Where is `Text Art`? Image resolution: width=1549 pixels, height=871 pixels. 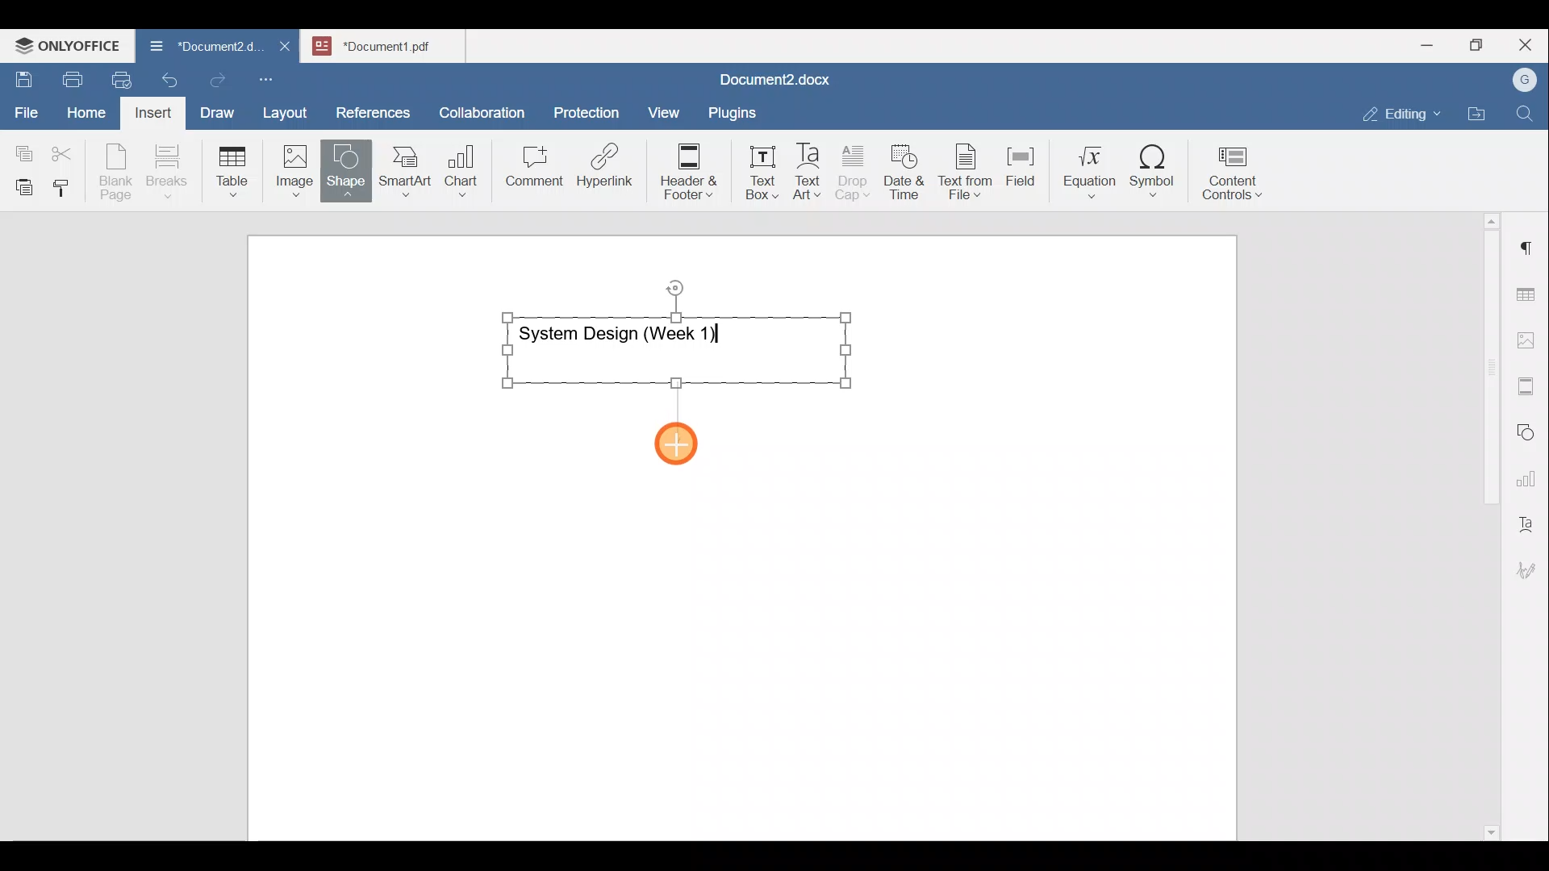
Text Art is located at coordinates (808, 172).